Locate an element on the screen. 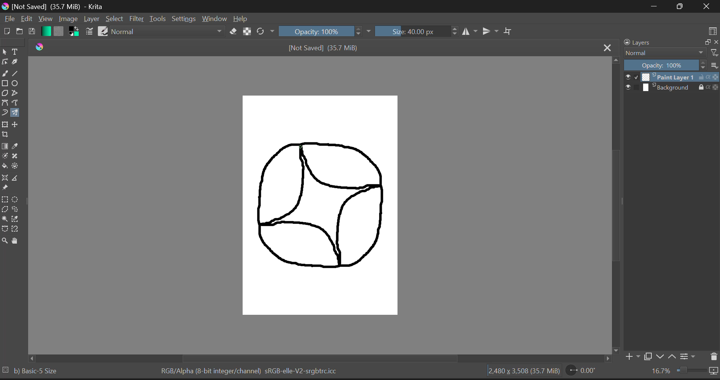 This screenshot has height=380, width=720. Polylines is located at coordinates (15, 93).